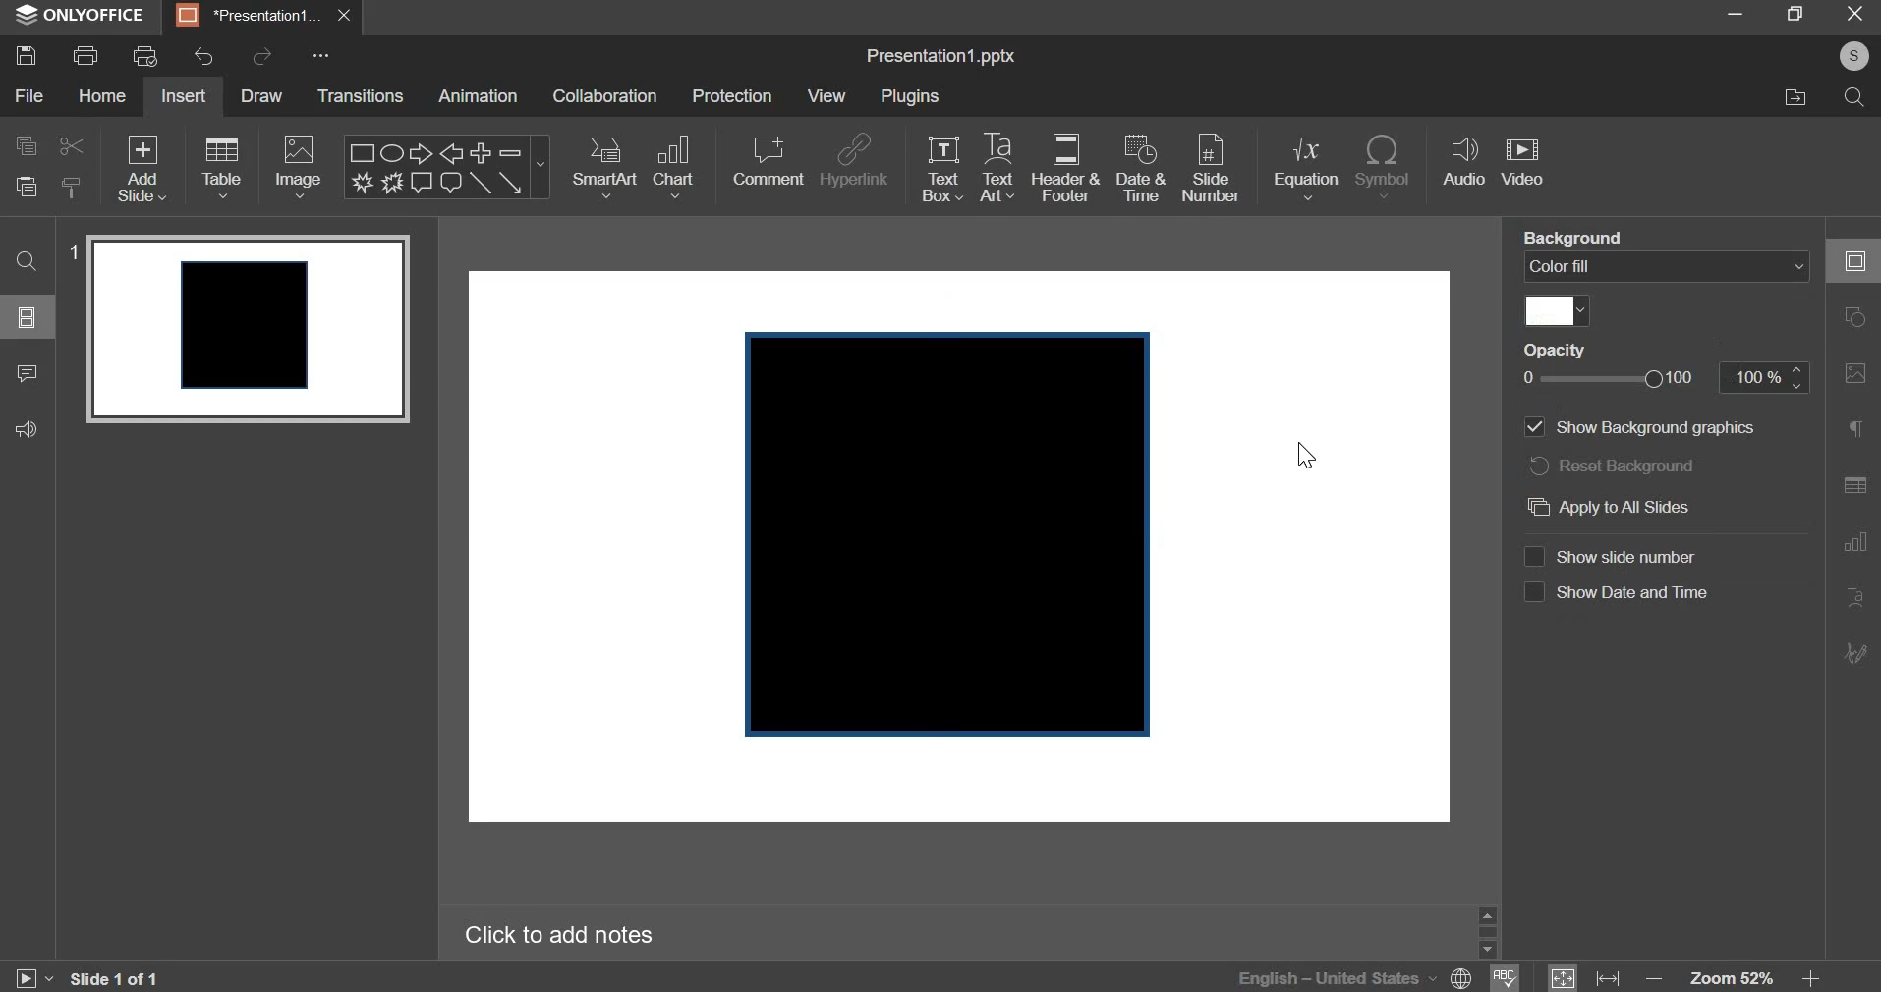  What do you see at coordinates (358, 151) in the screenshot?
I see `Square` at bounding box center [358, 151].